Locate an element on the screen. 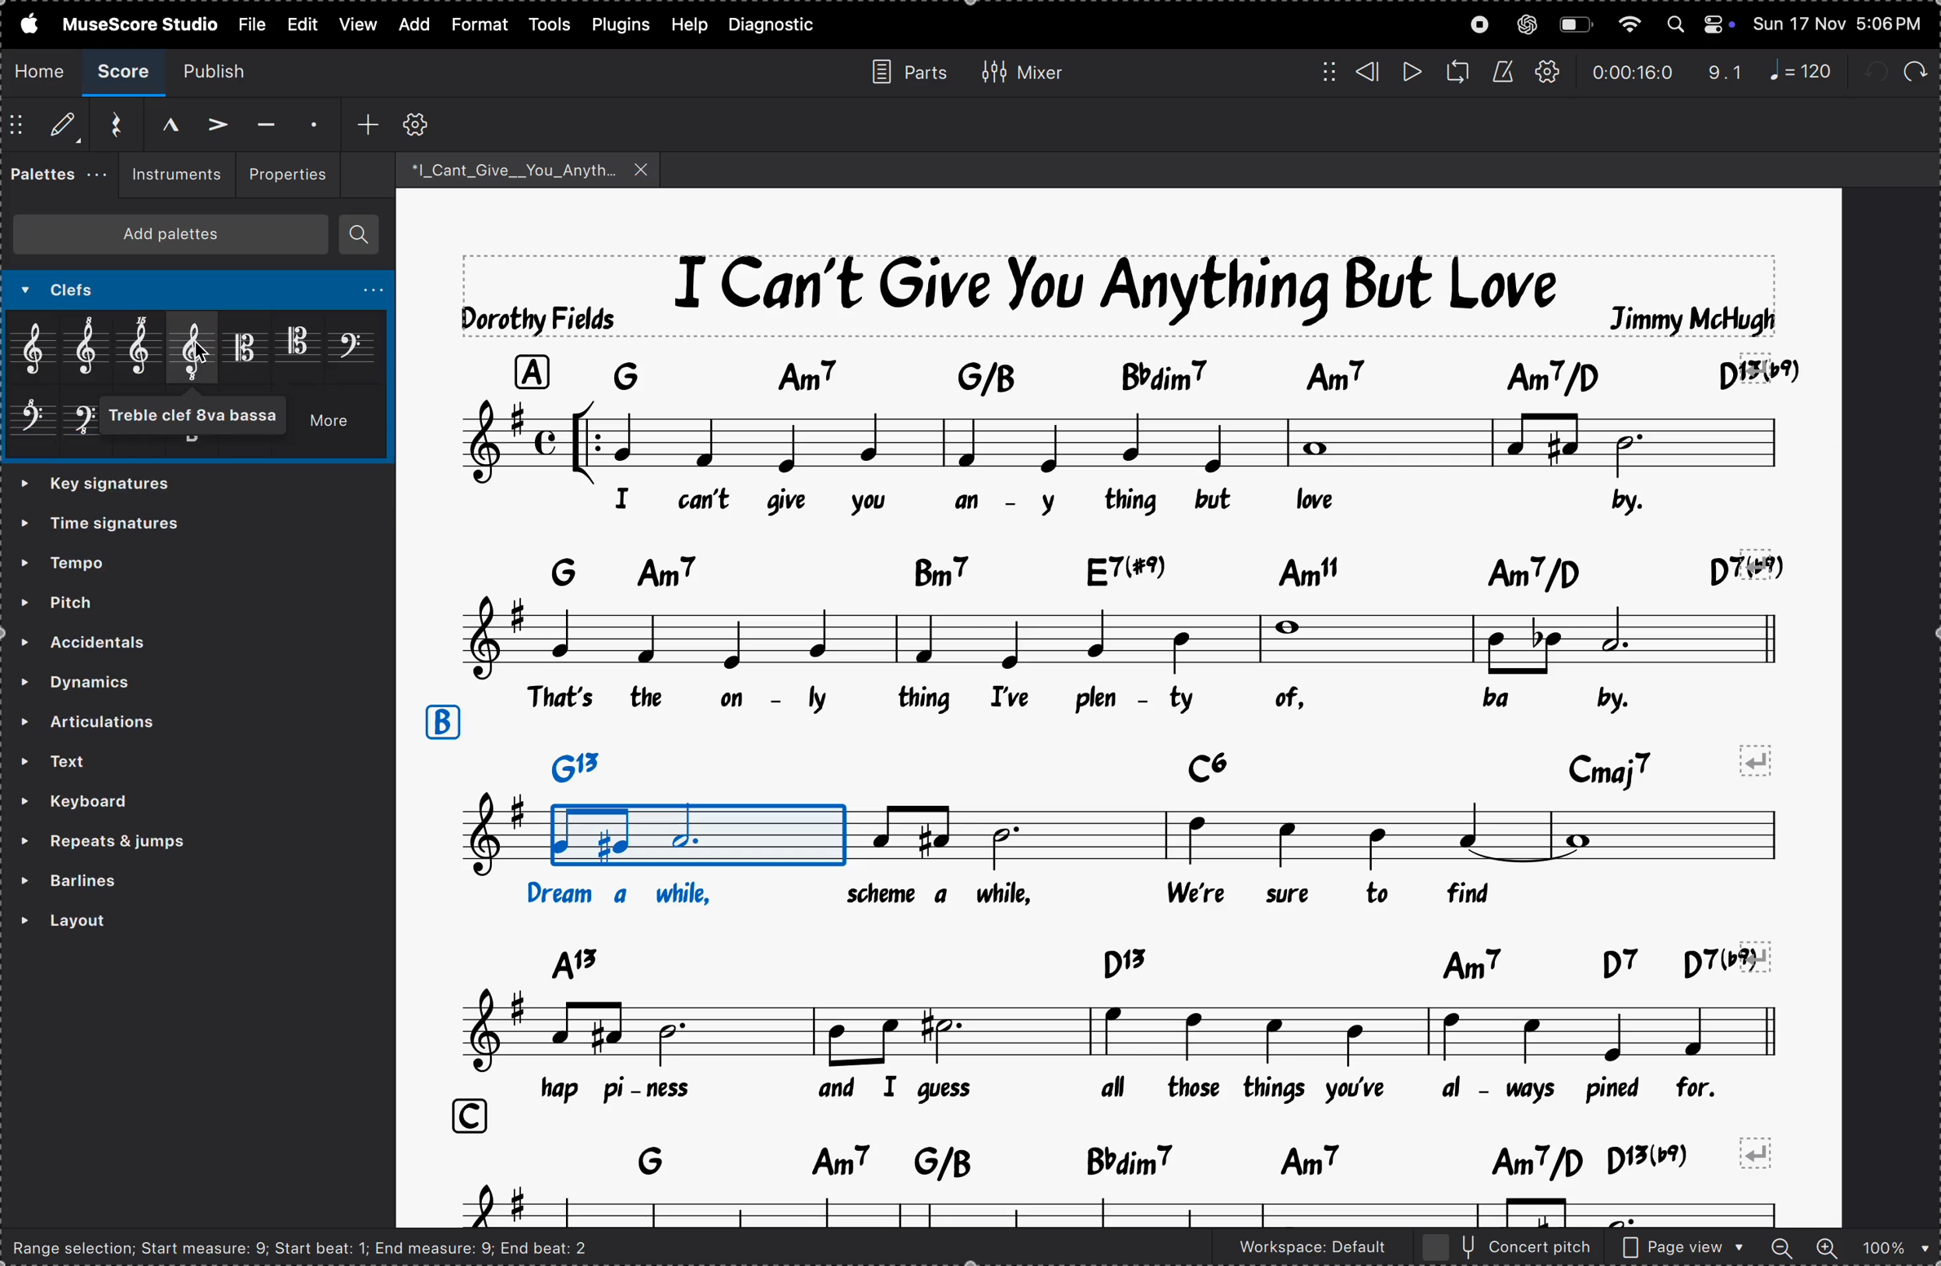 The image size is (1941, 1266). time and date is located at coordinates (1841, 20).